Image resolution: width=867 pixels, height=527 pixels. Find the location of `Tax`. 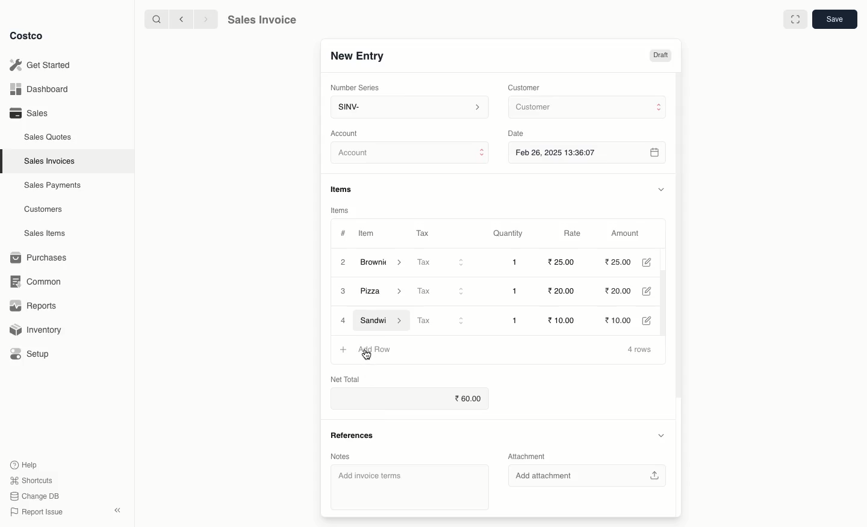

Tax is located at coordinates (422, 231).